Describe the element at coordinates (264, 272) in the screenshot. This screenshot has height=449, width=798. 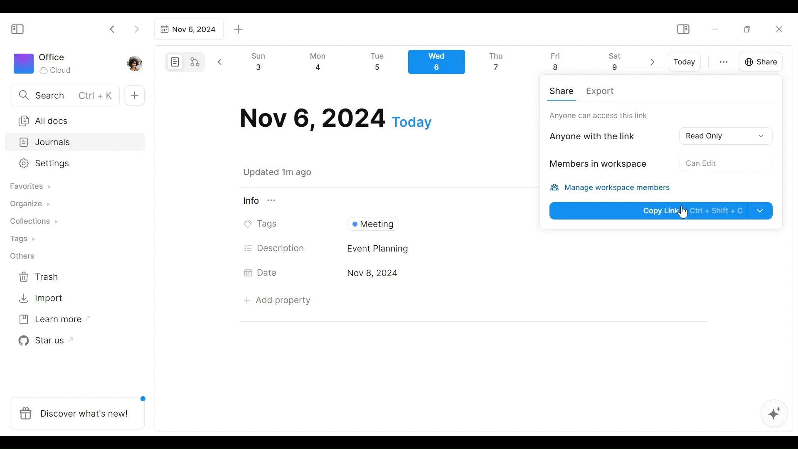
I see `Date` at that location.